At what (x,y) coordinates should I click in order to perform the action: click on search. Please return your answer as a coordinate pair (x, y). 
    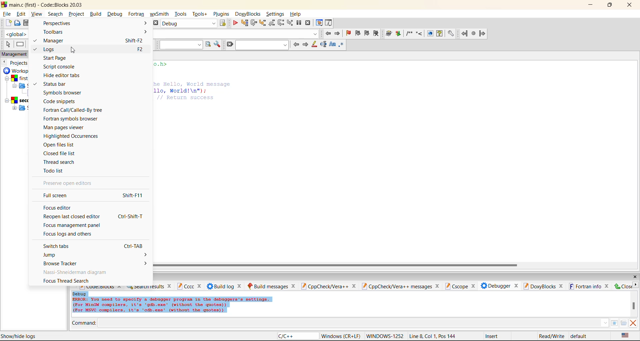
    Looking at the image, I should click on (55, 14).